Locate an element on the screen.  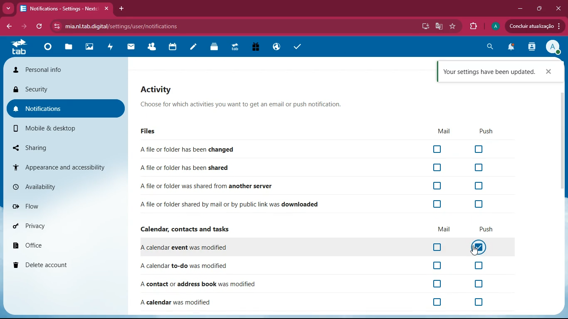
appearance and accessibility is located at coordinates (65, 167).